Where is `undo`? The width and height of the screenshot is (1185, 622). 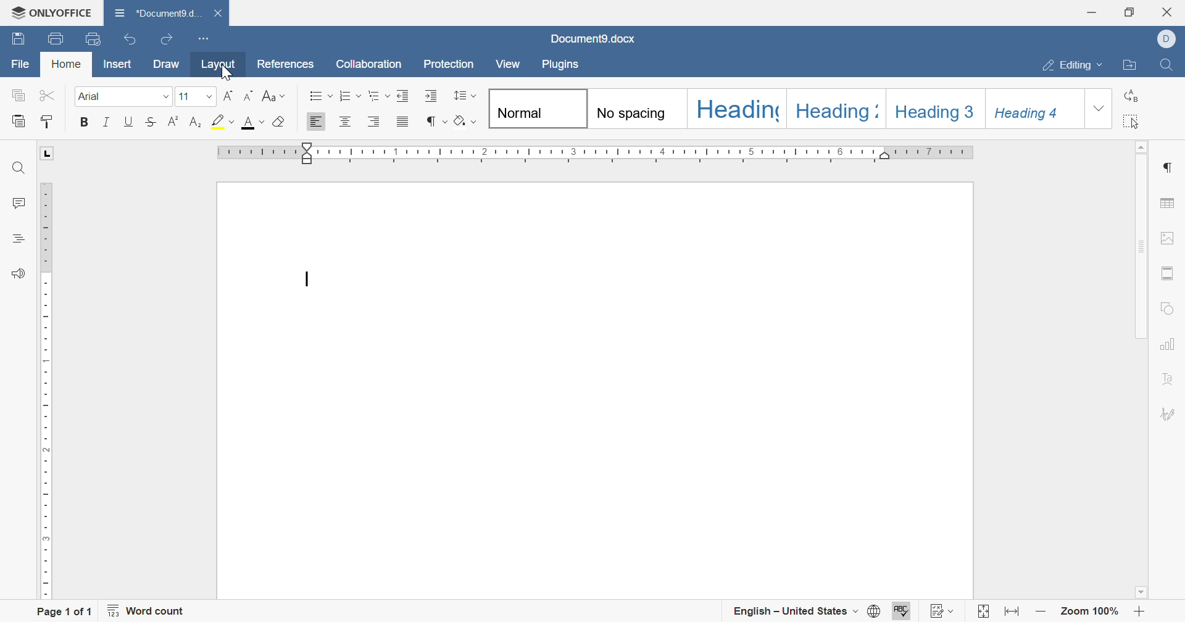
undo is located at coordinates (134, 41).